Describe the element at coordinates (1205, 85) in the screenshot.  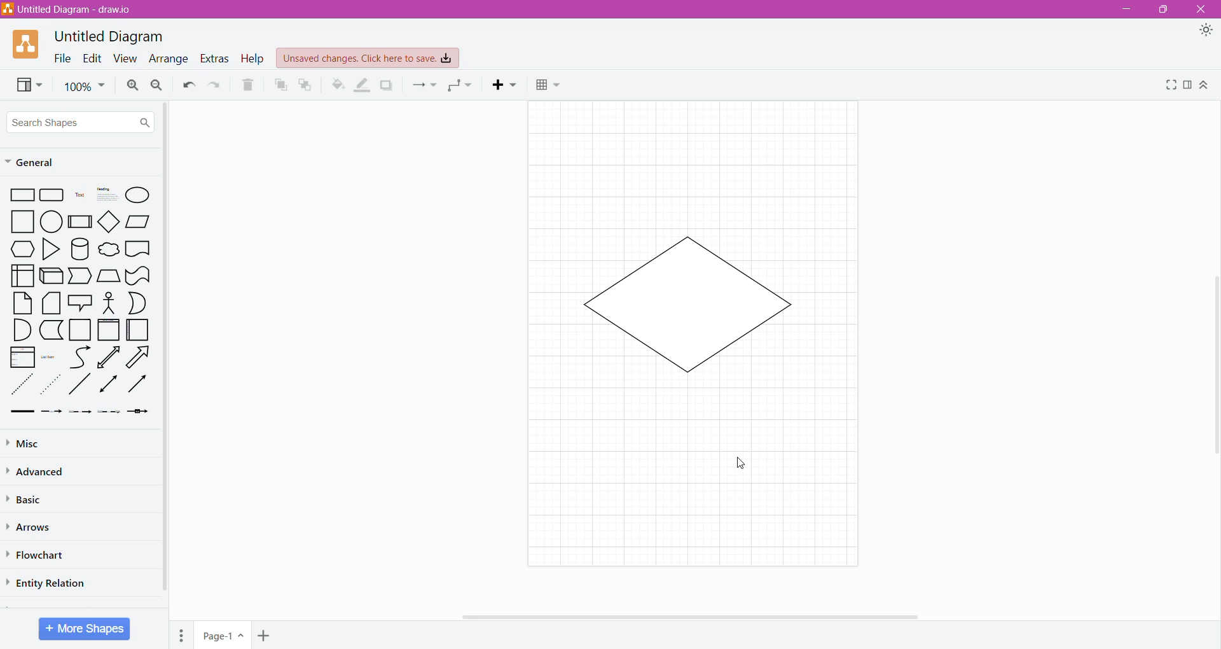
I see `Expand/Collapse` at that location.